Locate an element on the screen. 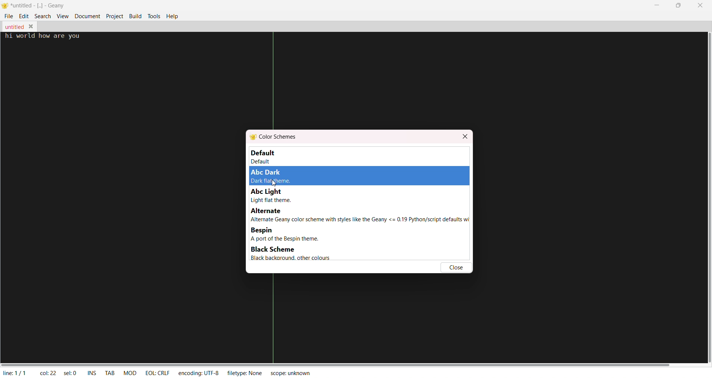 The image size is (712, 378). a port of the bespin theme is located at coordinates (292, 239).